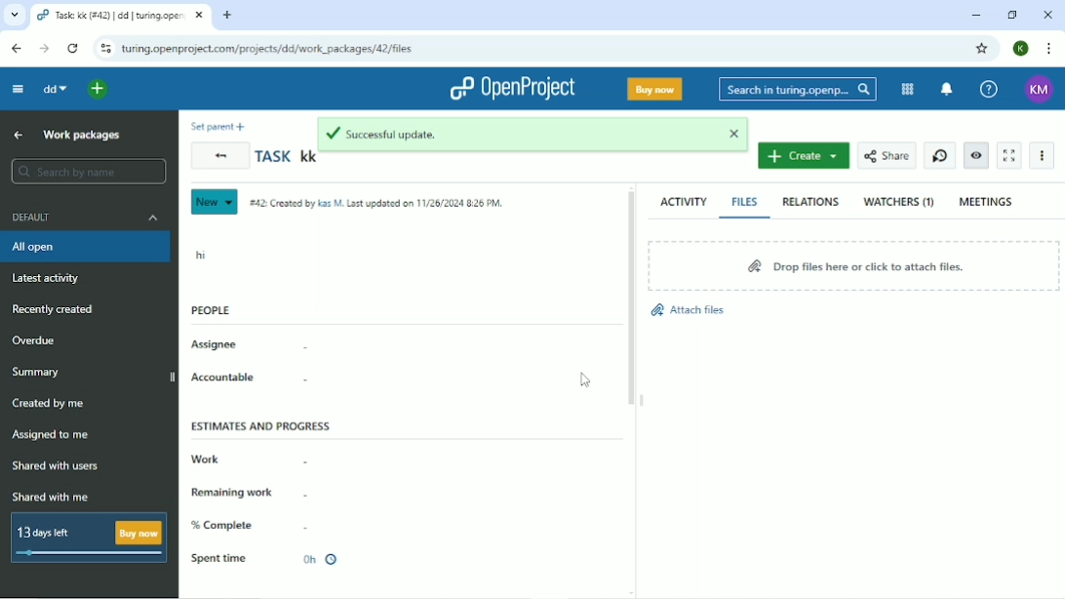 The width and height of the screenshot is (1065, 599). What do you see at coordinates (39, 372) in the screenshot?
I see `Summary` at bounding box center [39, 372].